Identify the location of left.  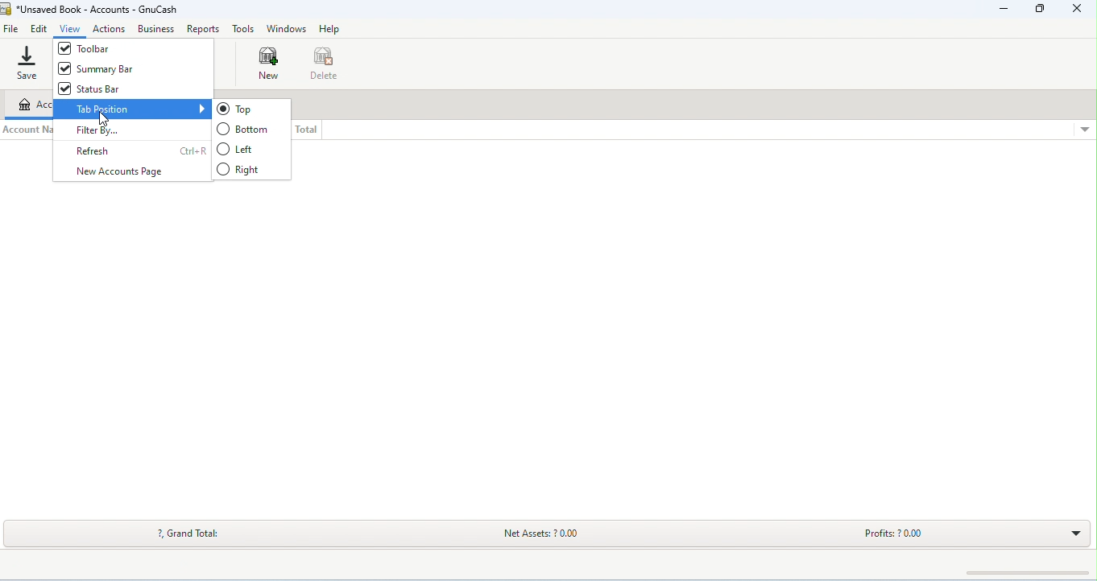
(252, 148).